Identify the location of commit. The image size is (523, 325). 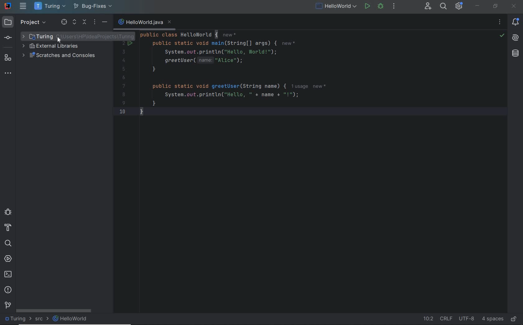
(9, 38).